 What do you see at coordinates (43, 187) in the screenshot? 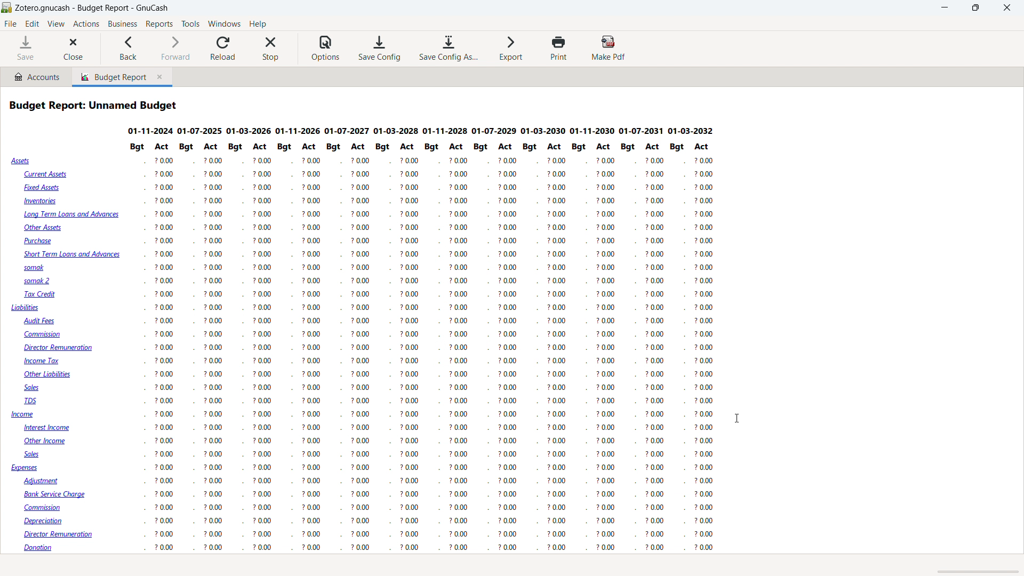
I see `Fixed Assets` at bounding box center [43, 187].